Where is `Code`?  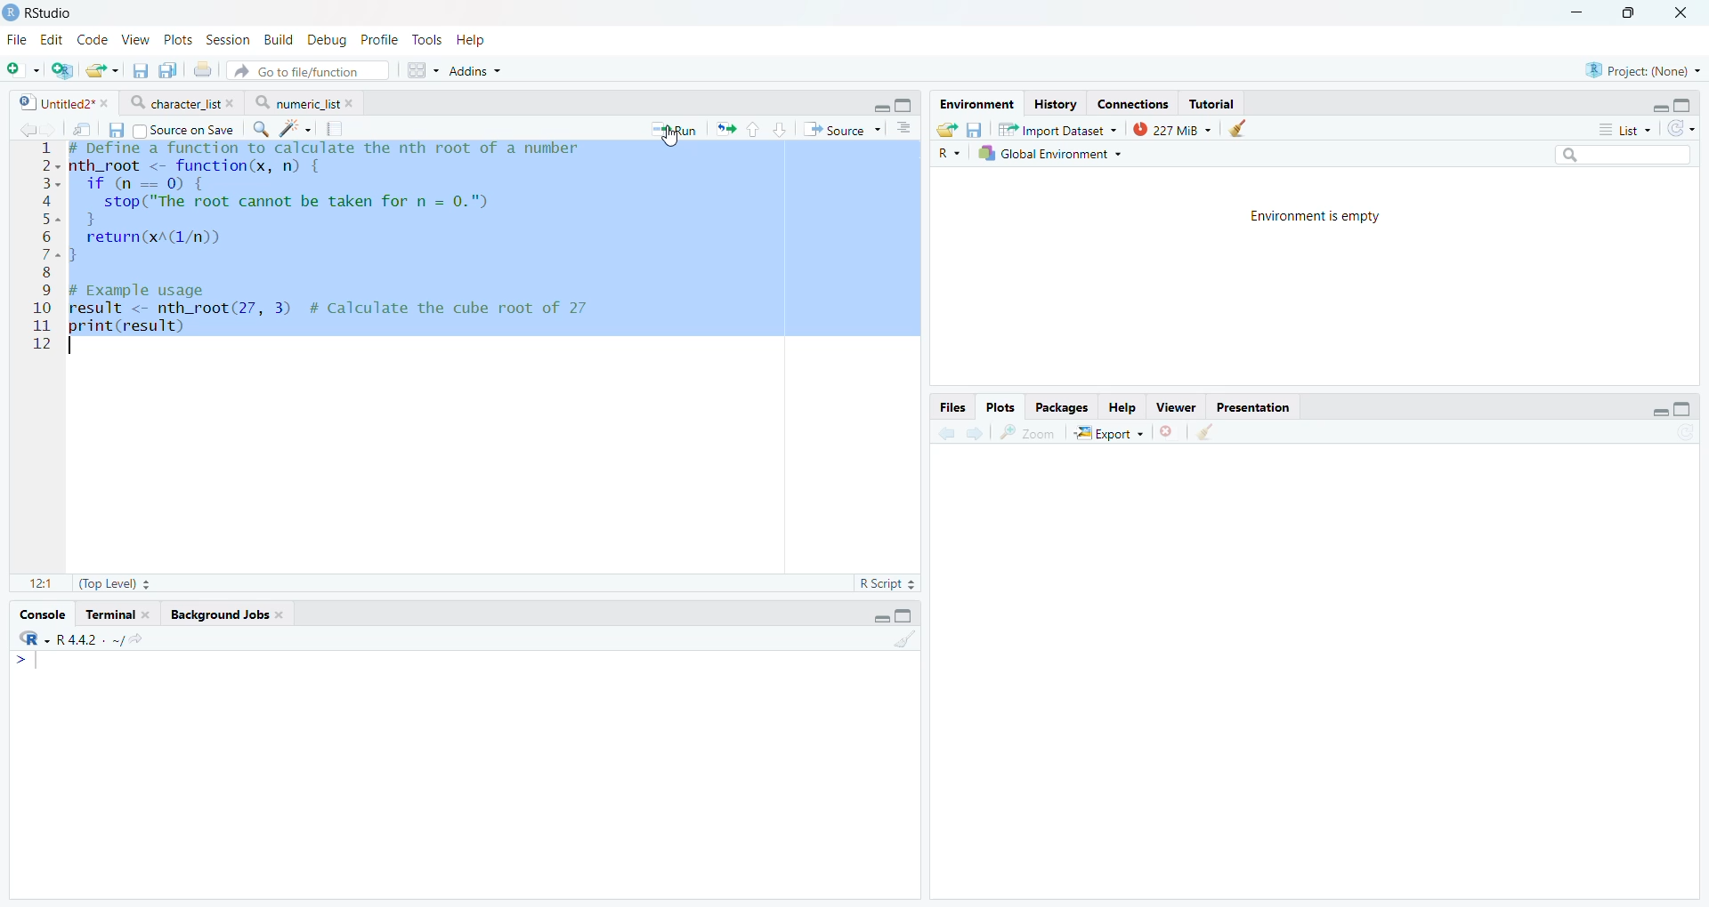
Code is located at coordinates (93, 39).